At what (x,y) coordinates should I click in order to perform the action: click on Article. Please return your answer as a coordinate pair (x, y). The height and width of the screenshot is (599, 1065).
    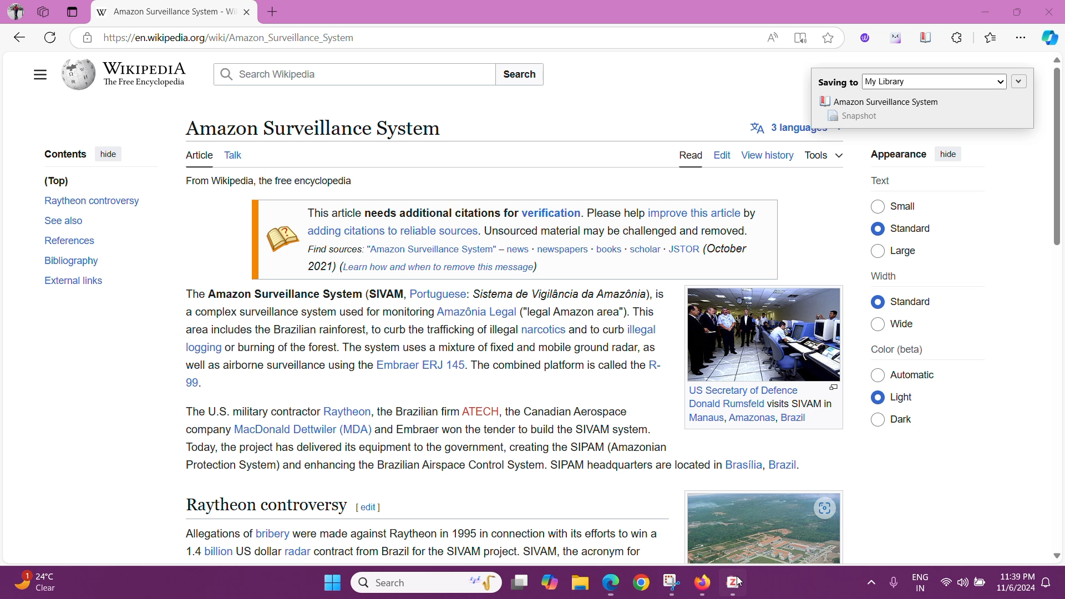
    Looking at the image, I should click on (199, 156).